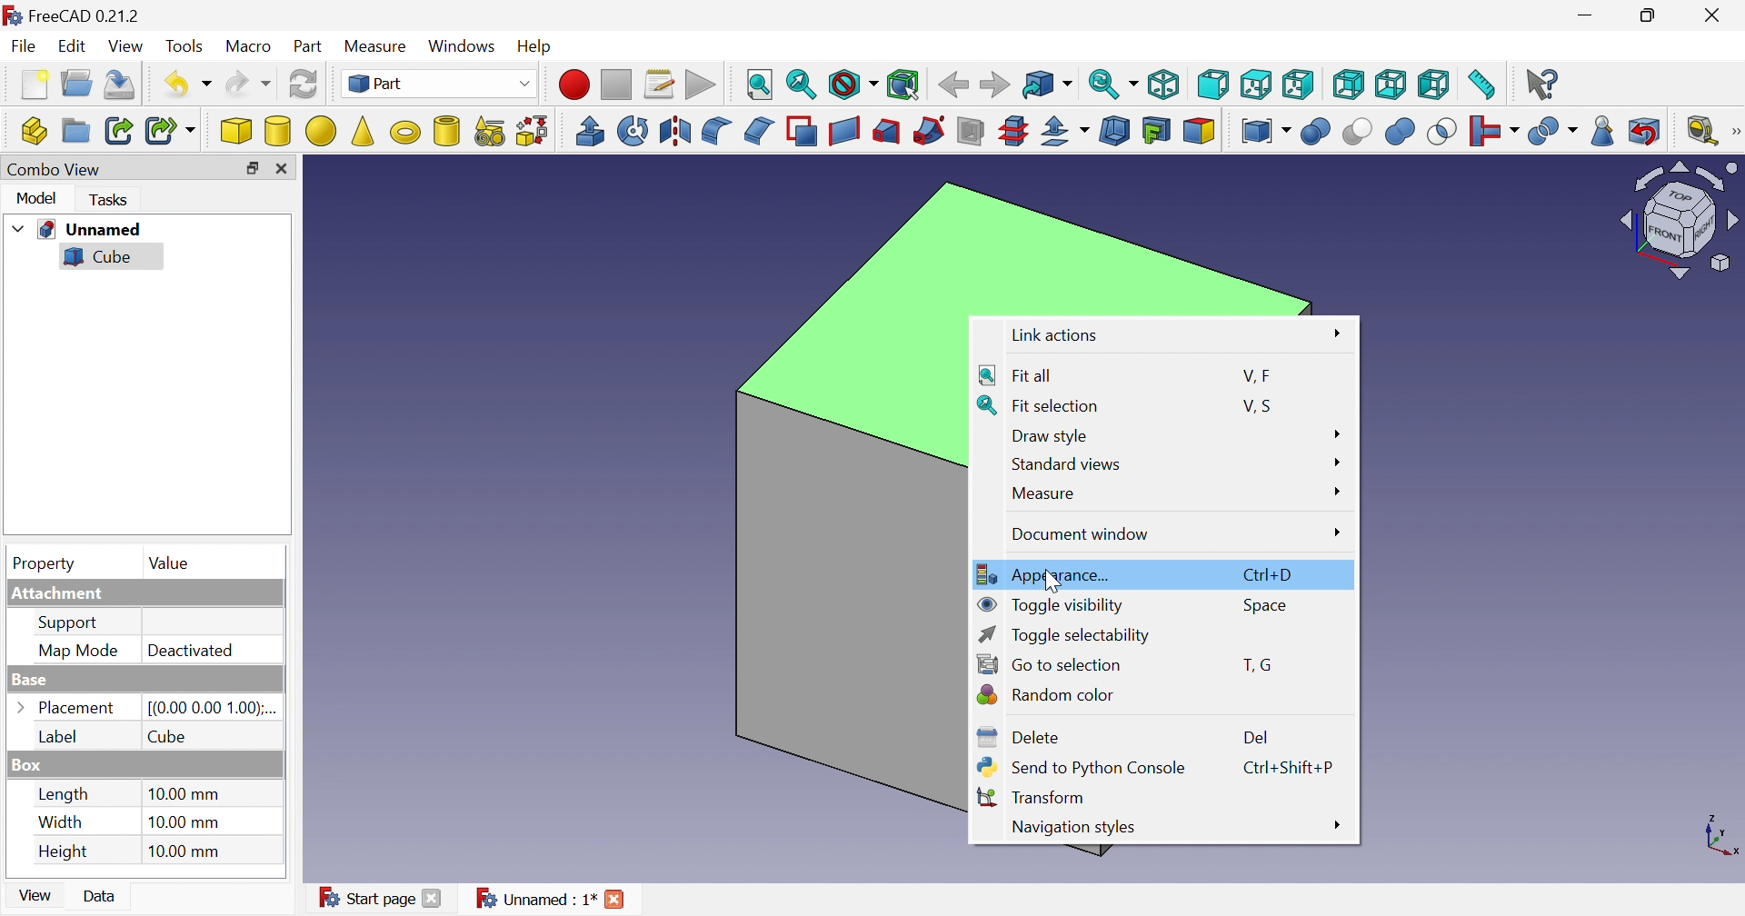 This screenshot has height=916, width=1745. Describe the element at coordinates (968, 131) in the screenshot. I see `Section` at that location.